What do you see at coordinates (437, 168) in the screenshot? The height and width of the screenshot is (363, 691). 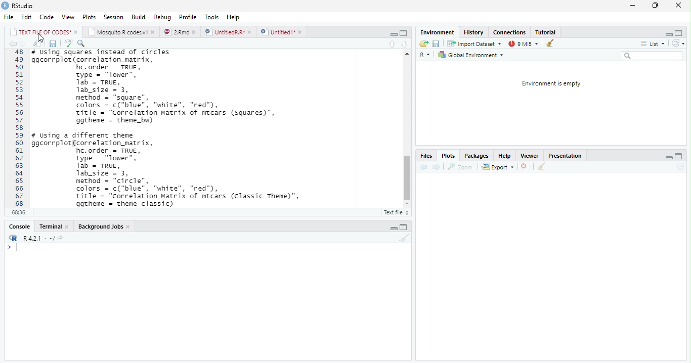 I see `go forward` at bounding box center [437, 168].